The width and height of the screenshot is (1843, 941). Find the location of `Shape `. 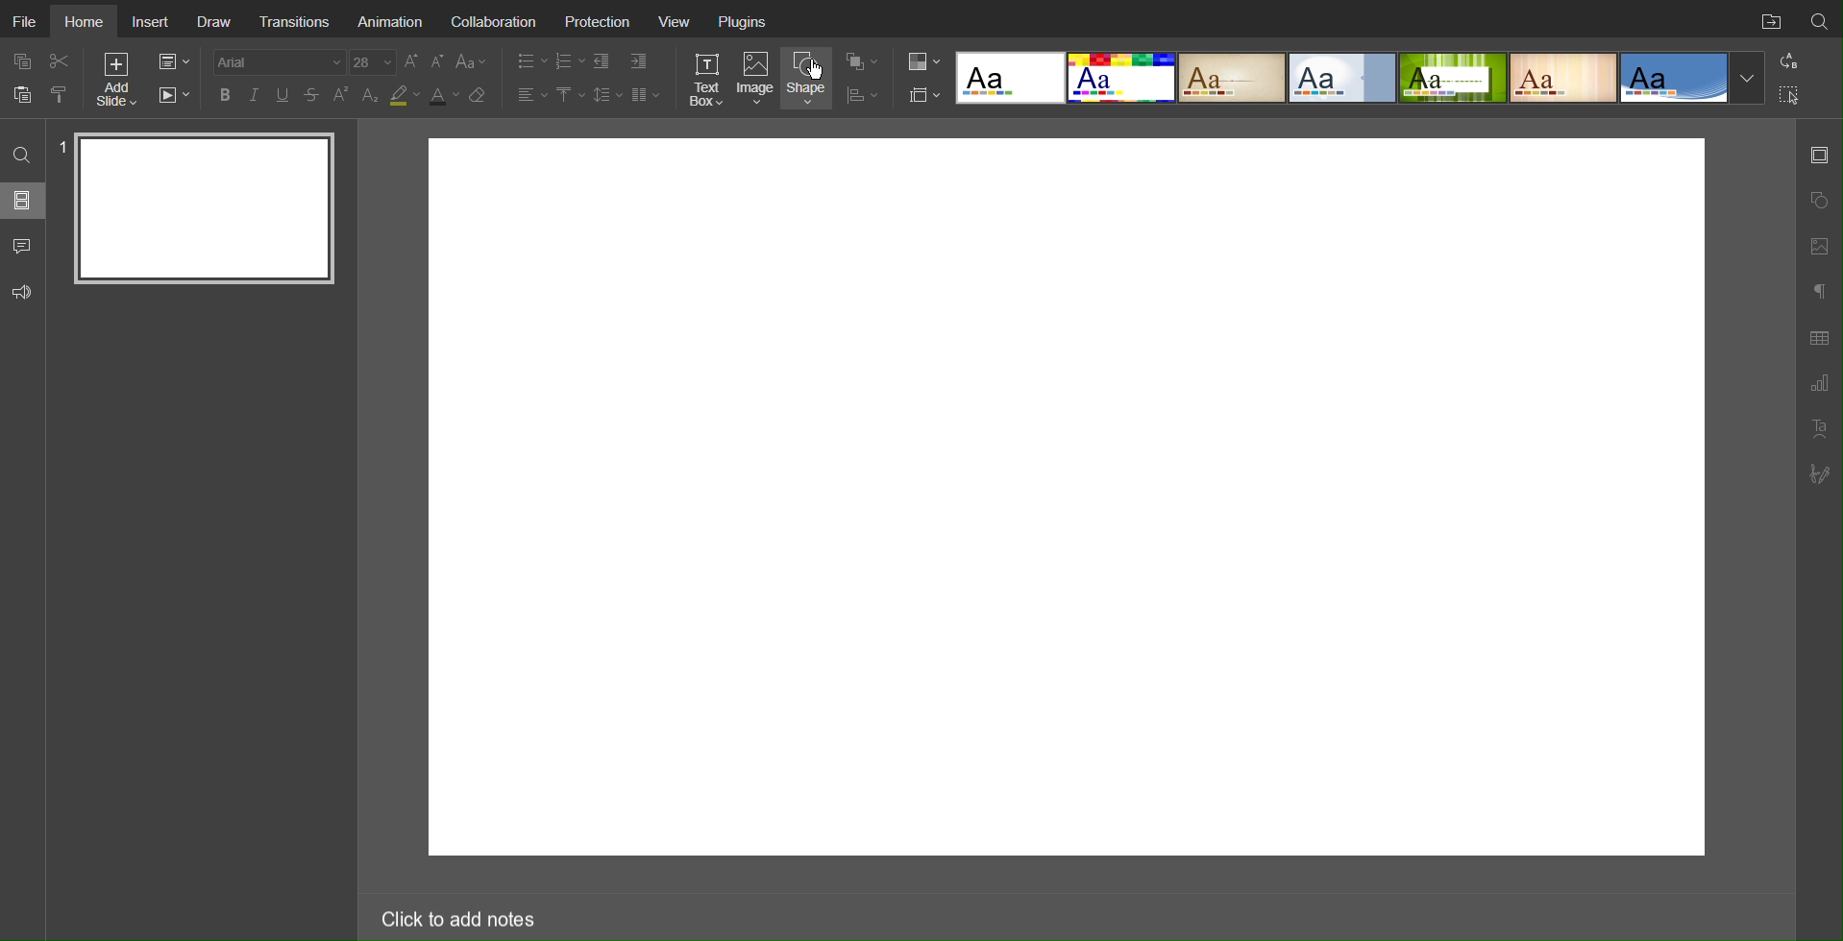

Shape  is located at coordinates (810, 78).